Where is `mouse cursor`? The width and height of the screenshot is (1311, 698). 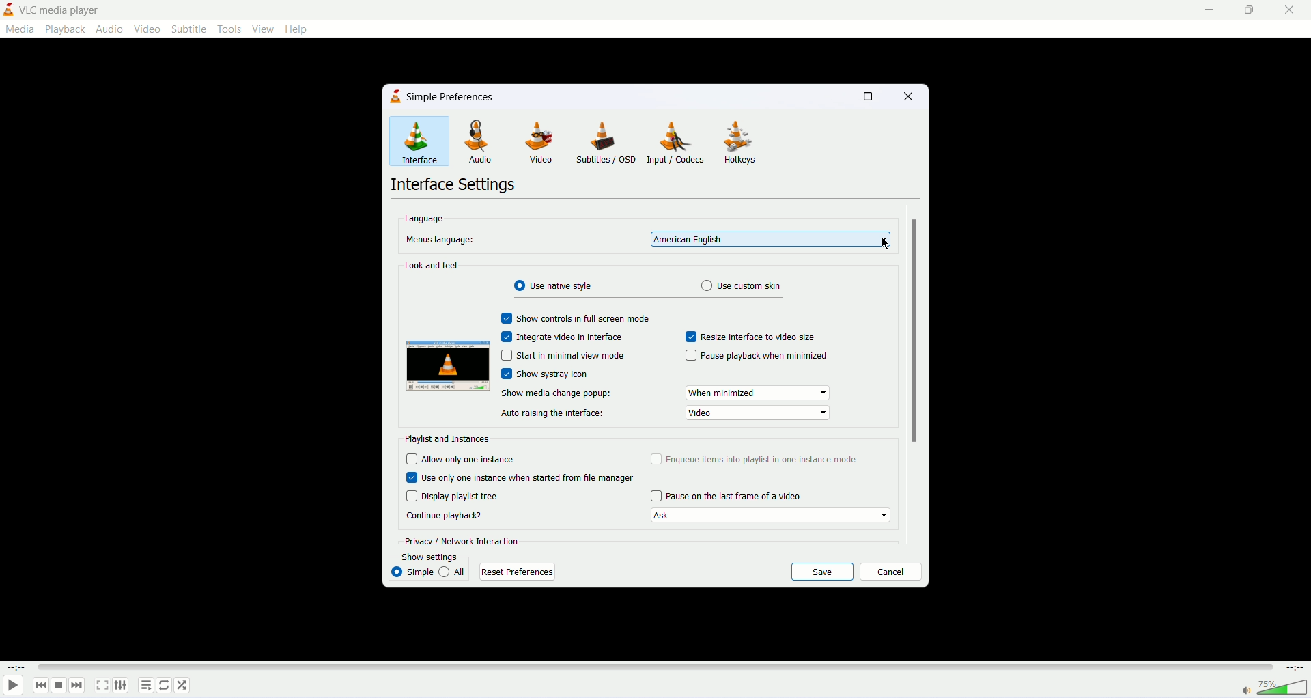
mouse cursor is located at coordinates (886, 245).